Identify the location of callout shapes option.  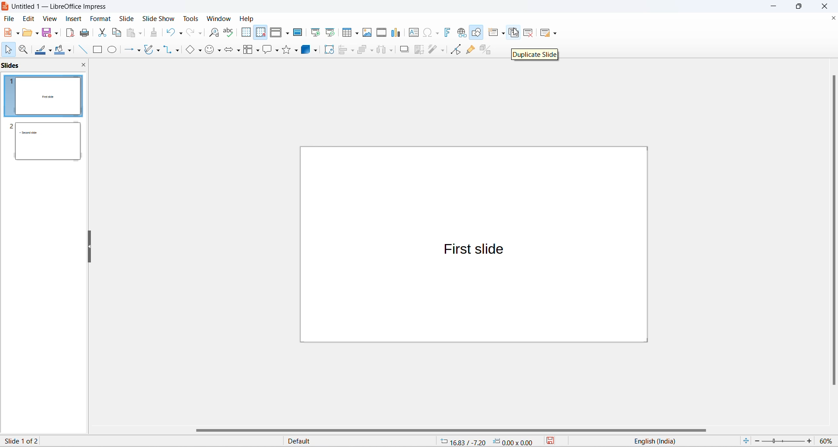
(276, 49).